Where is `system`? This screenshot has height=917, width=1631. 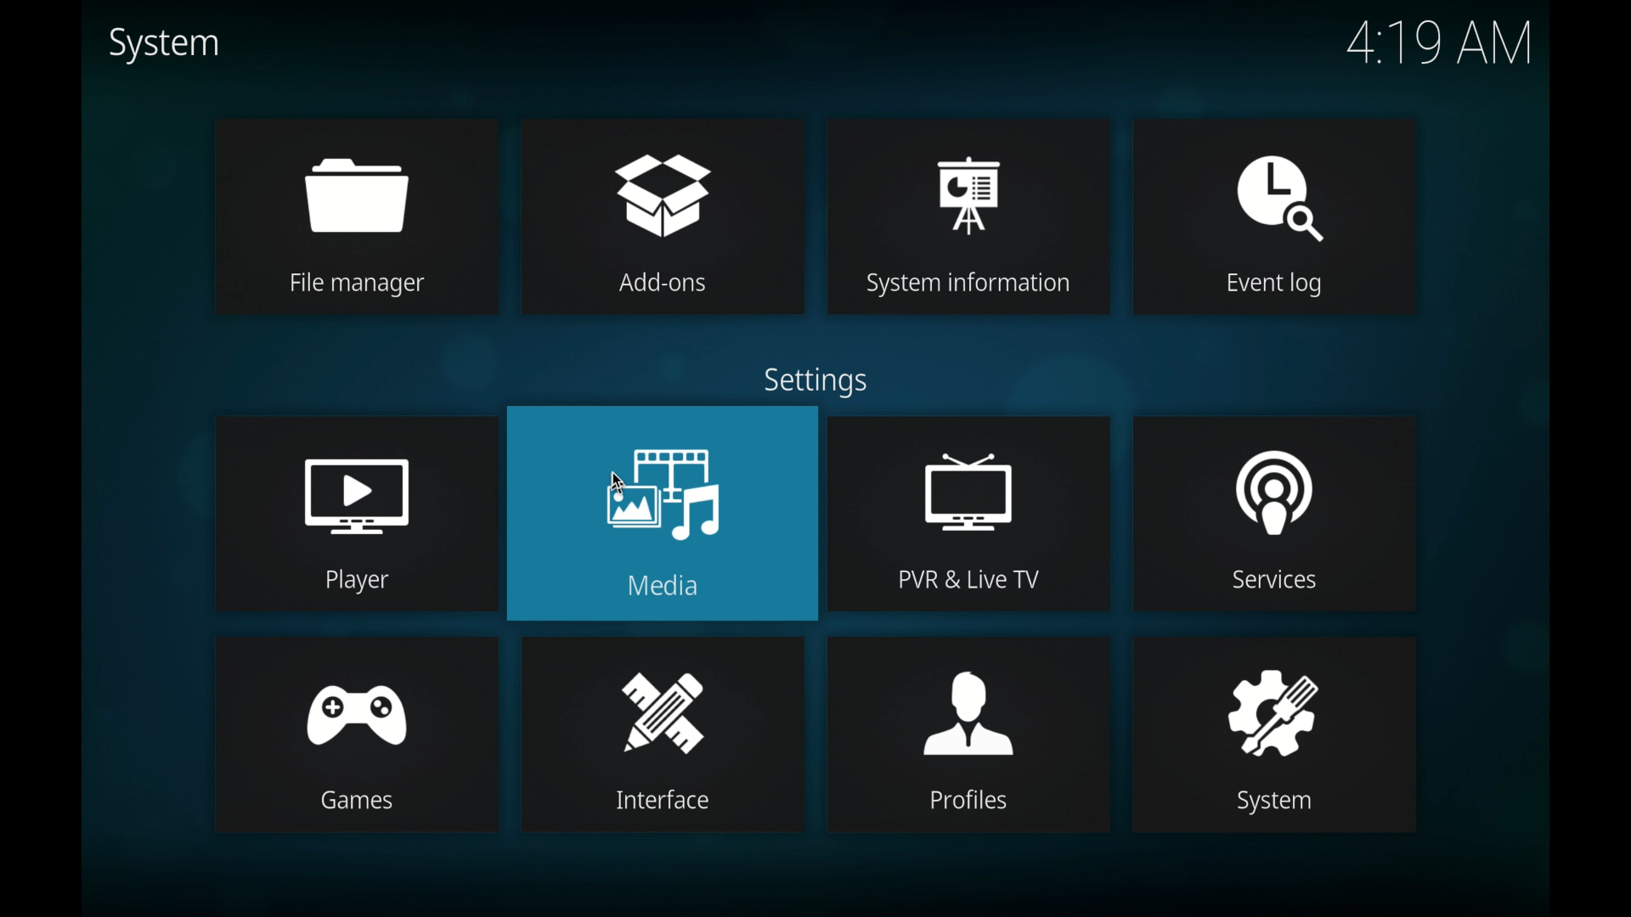
system is located at coordinates (1276, 736).